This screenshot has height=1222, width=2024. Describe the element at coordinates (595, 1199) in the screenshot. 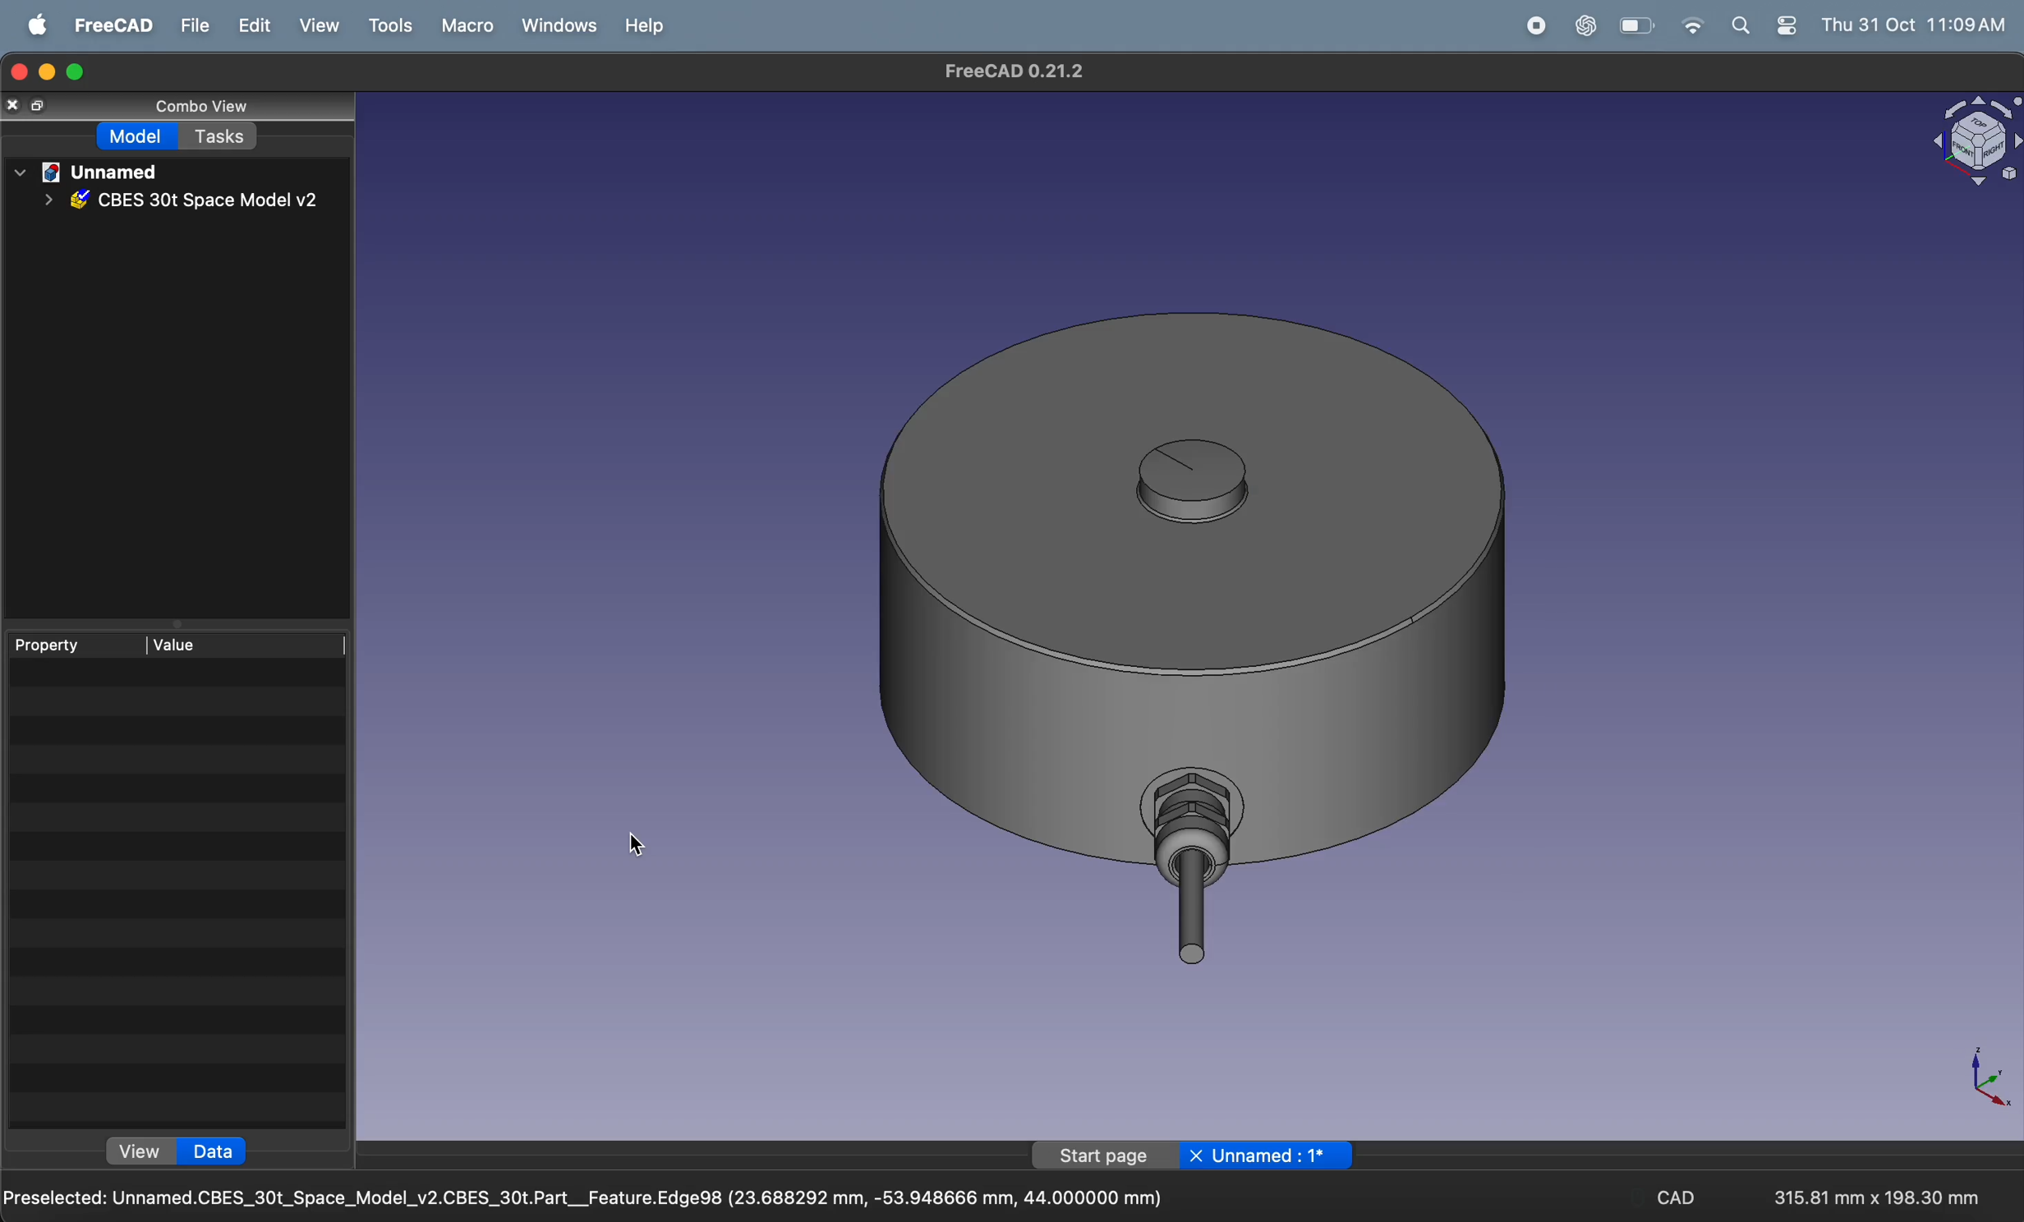

I see `Preselected: Unnamed.CBES_30t_Space_Model_v2.CBES_30t.Part__Feature.Edge98 (23.688292 mm, -53.948666 mm, 44.000000 mm)` at that location.